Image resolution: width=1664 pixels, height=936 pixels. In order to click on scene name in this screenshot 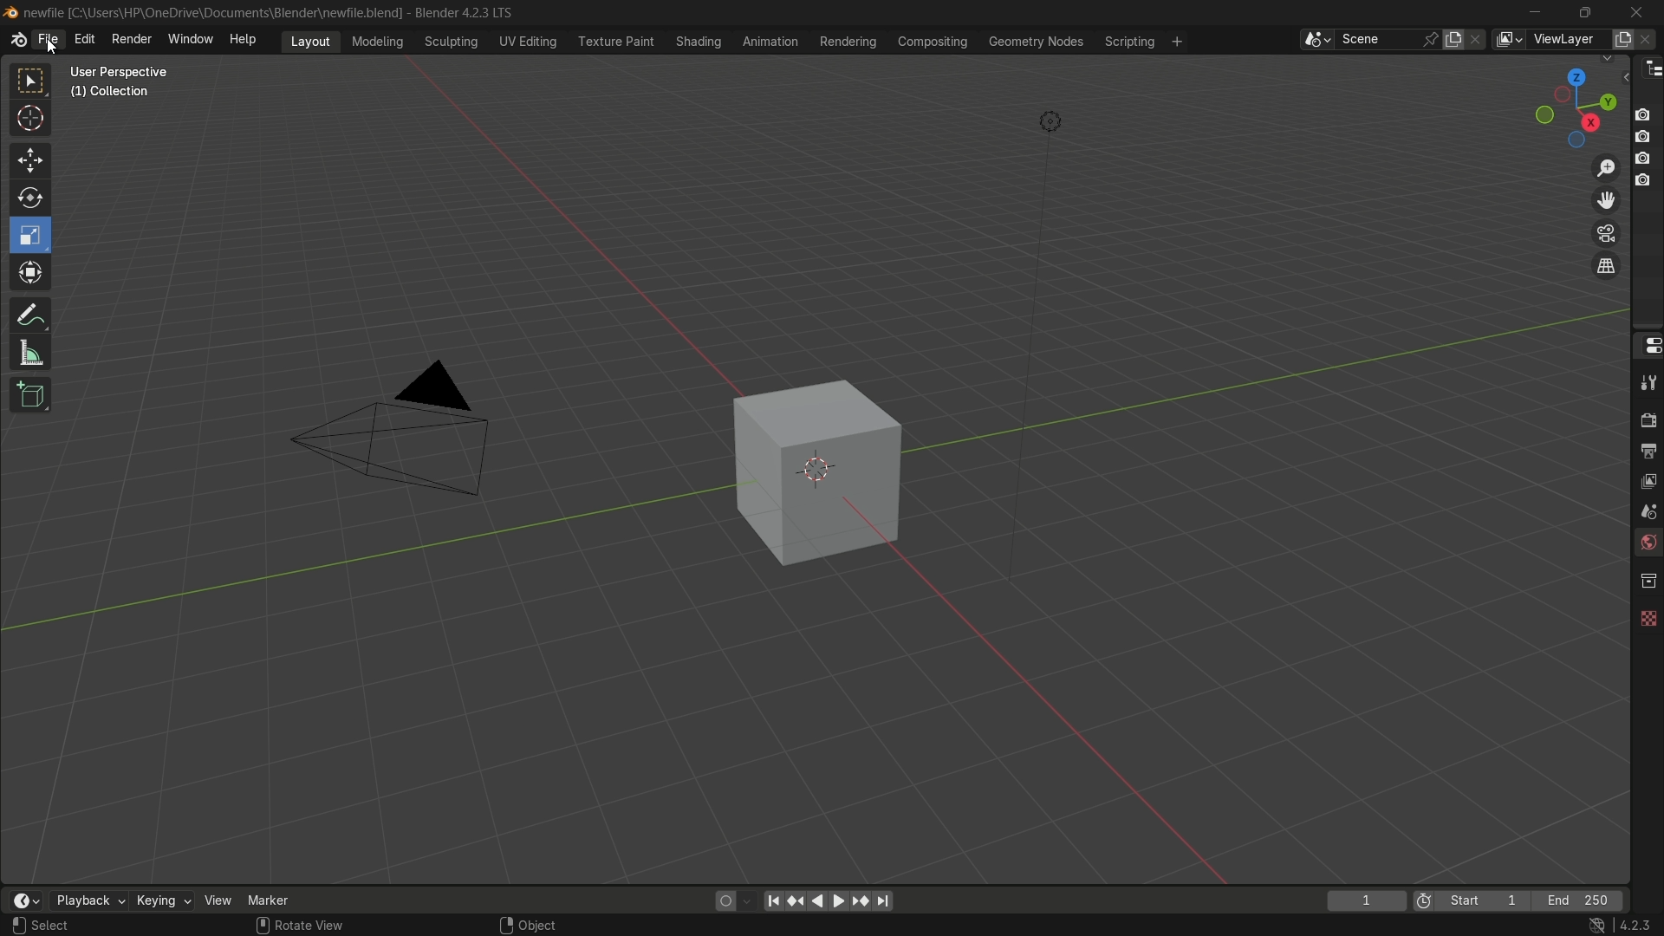, I will do `click(1377, 38)`.